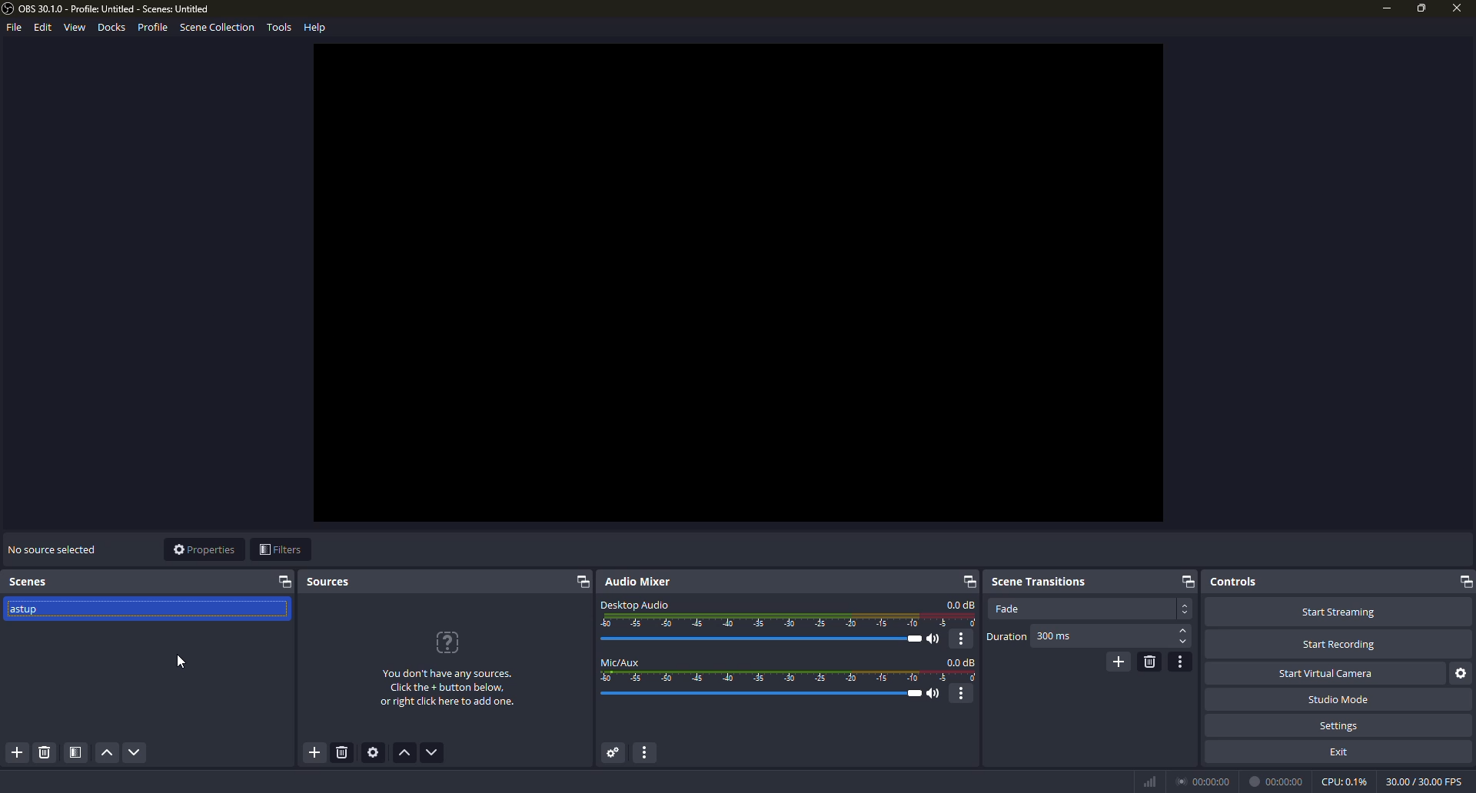 Image resolution: width=1476 pixels, height=793 pixels. What do you see at coordinates (1385, 8) in the screenshot?
I see `minimize` at bounding box center [1385, 8].